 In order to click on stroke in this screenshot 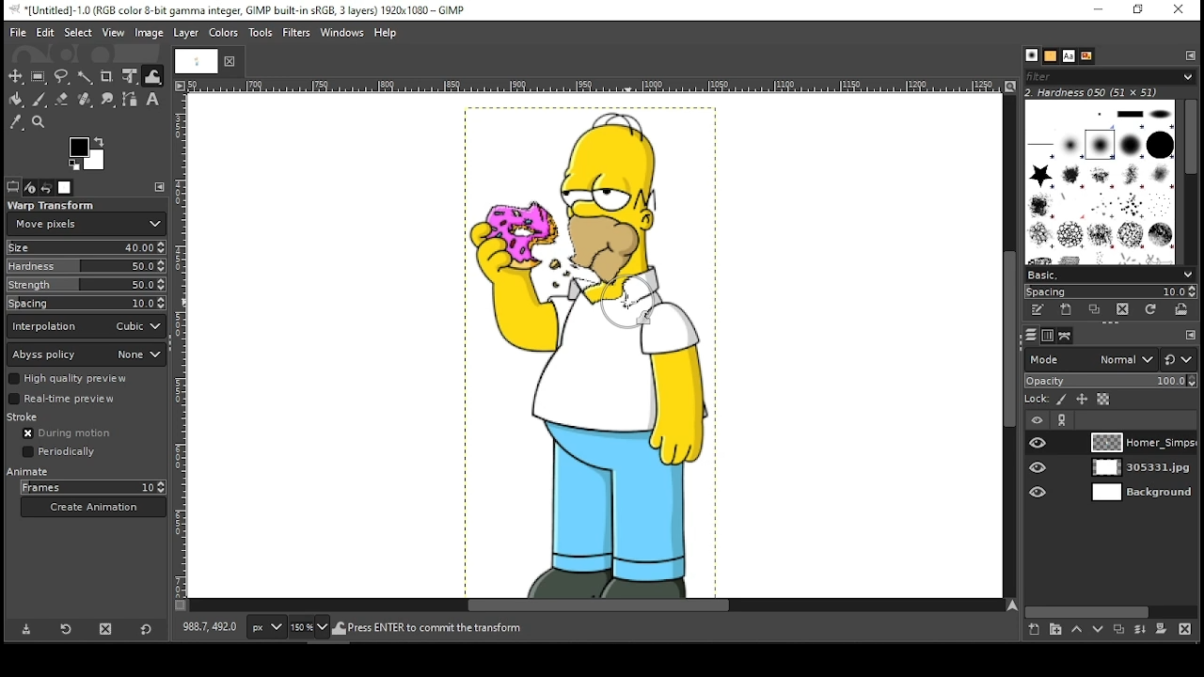, I will do `click(34, 417)`.